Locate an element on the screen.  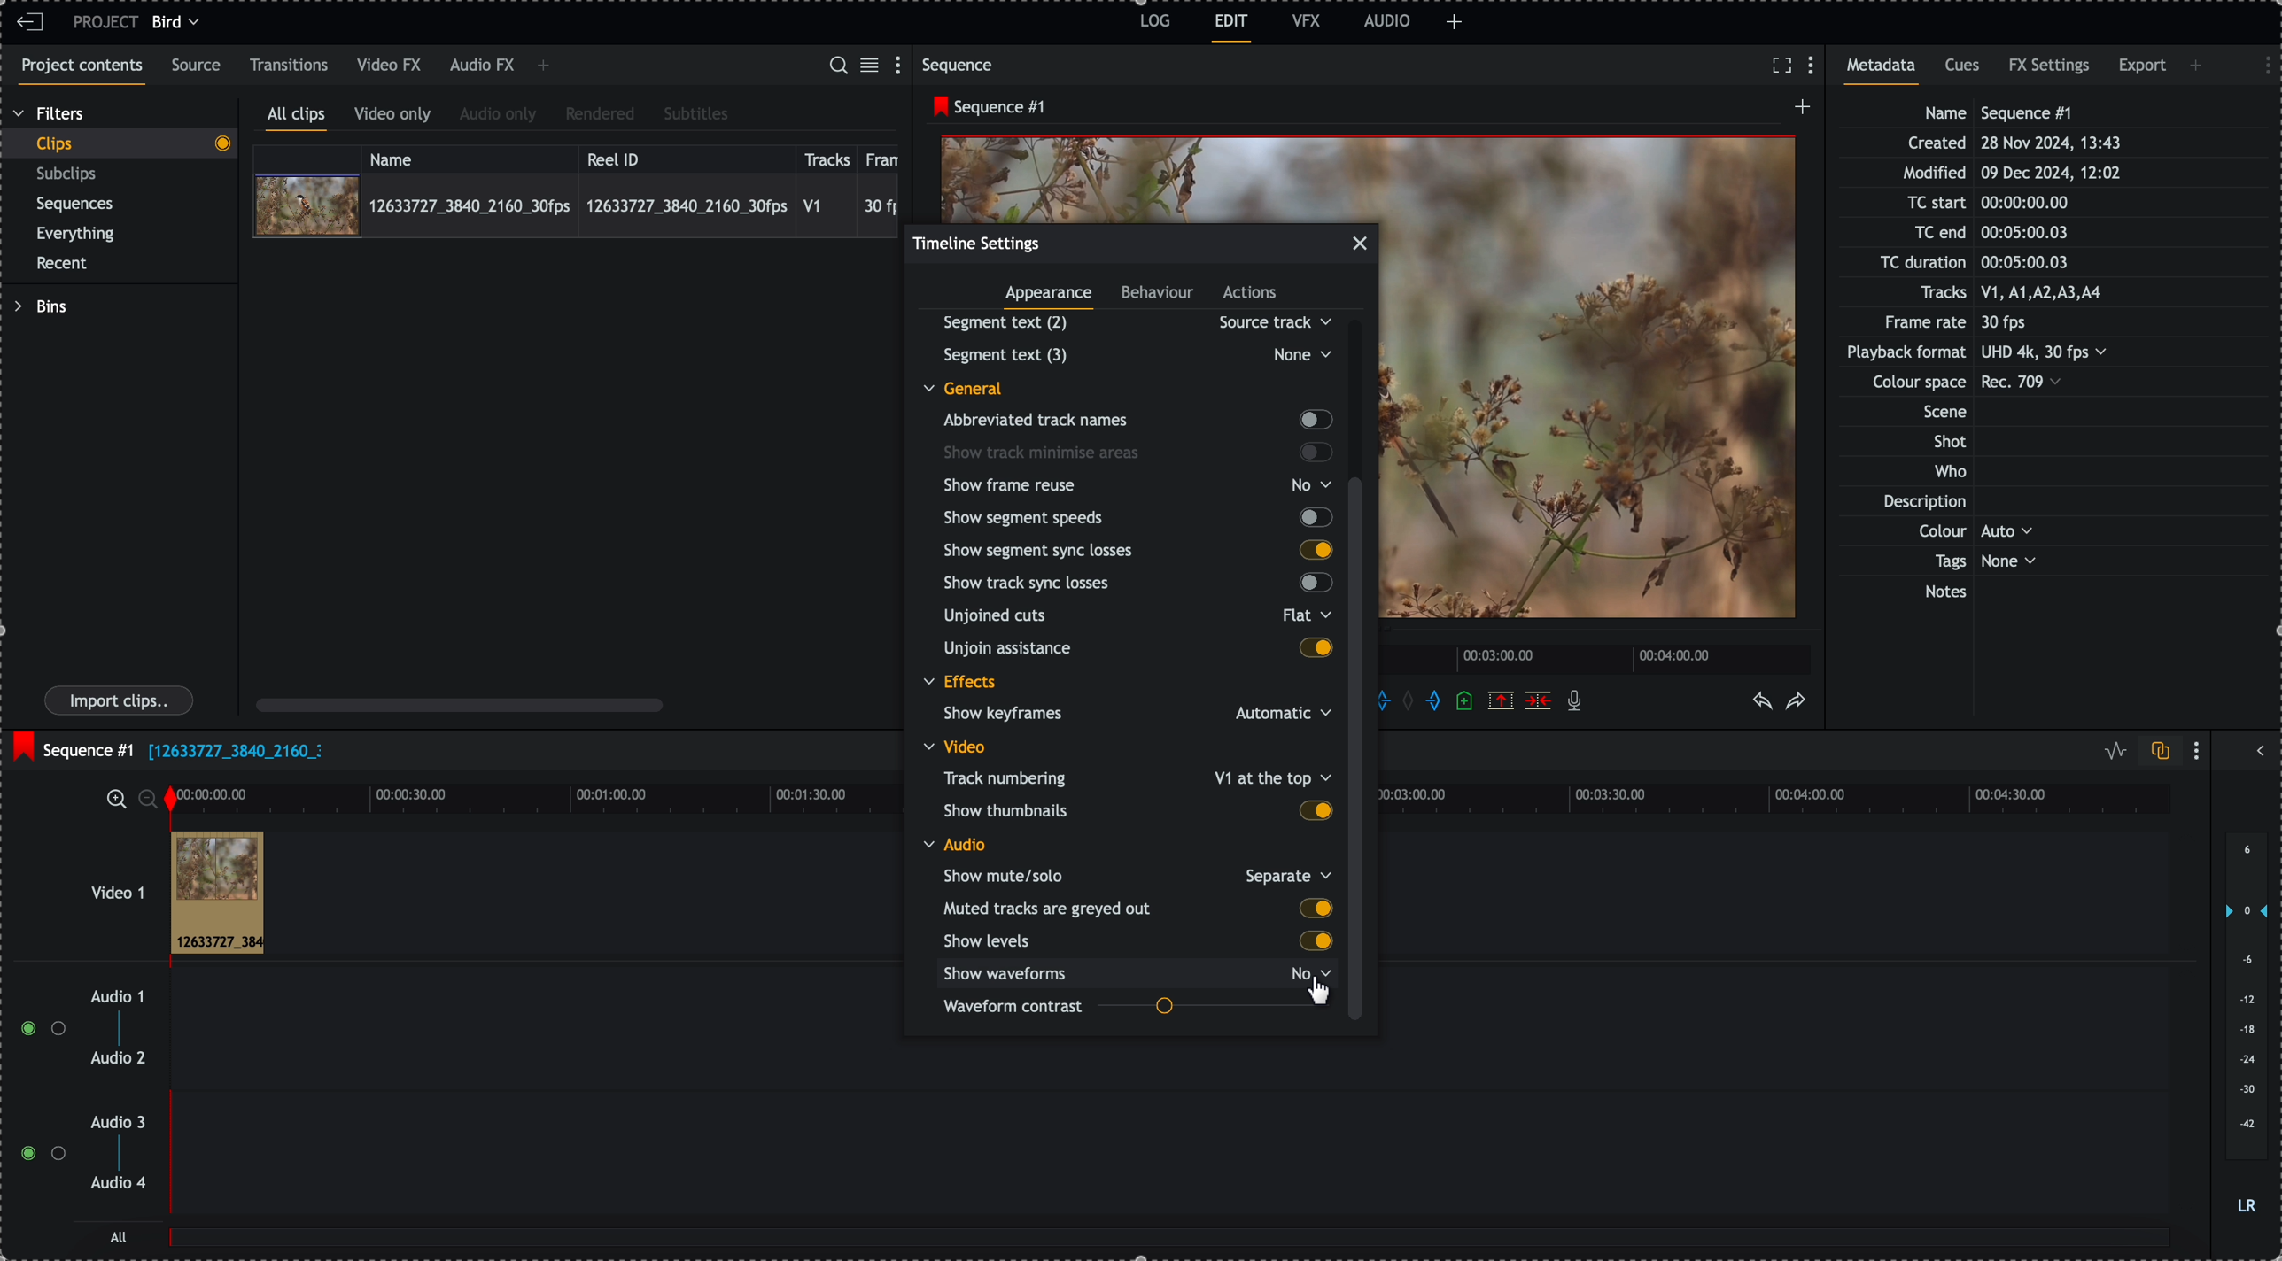
audio is located at coordinates (955, 844).